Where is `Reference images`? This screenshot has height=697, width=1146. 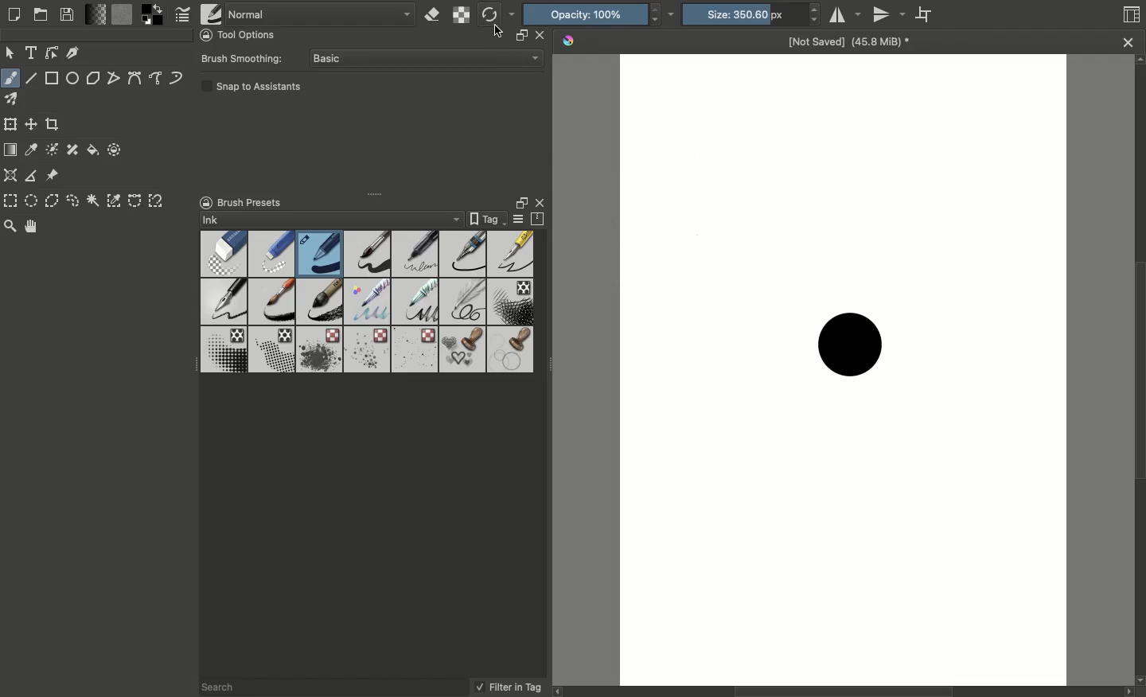 Reference images is located at coordinates (53, 176).